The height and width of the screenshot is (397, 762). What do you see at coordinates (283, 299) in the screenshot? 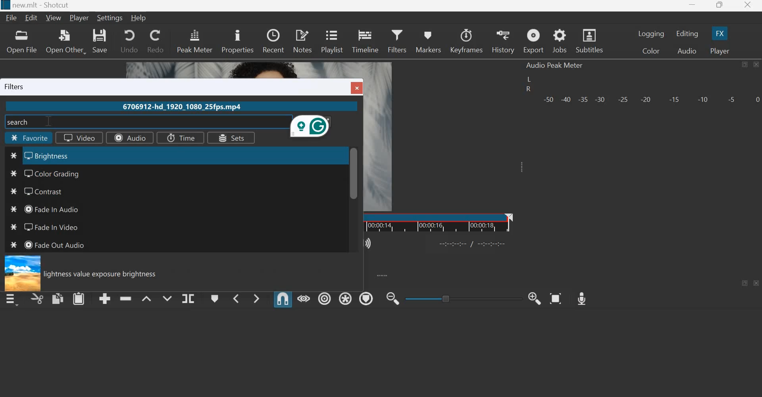
I see `Snap` at bounding box center [283, 299].